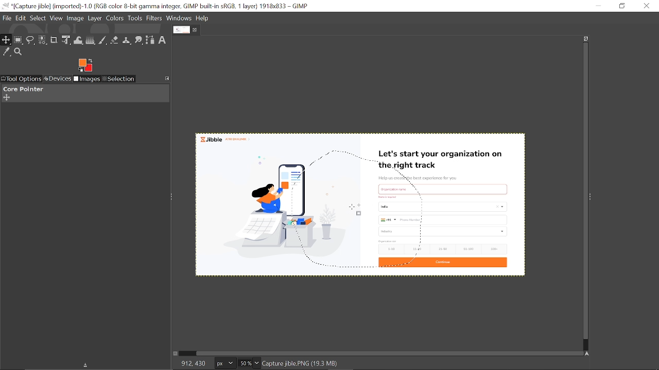 The image size is (659, 370). Describe the element at coordinates (127, 41) in the screenshot. I see `Clone tool` at that location.